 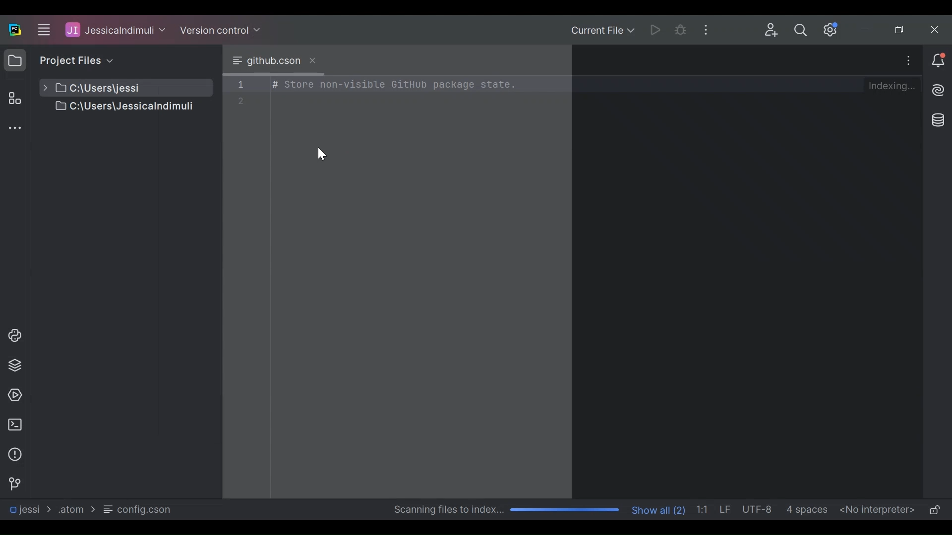 What do you see at coordinates (936, 29) in the screenshot?
I see `Close` at bounding box center [936, 29].